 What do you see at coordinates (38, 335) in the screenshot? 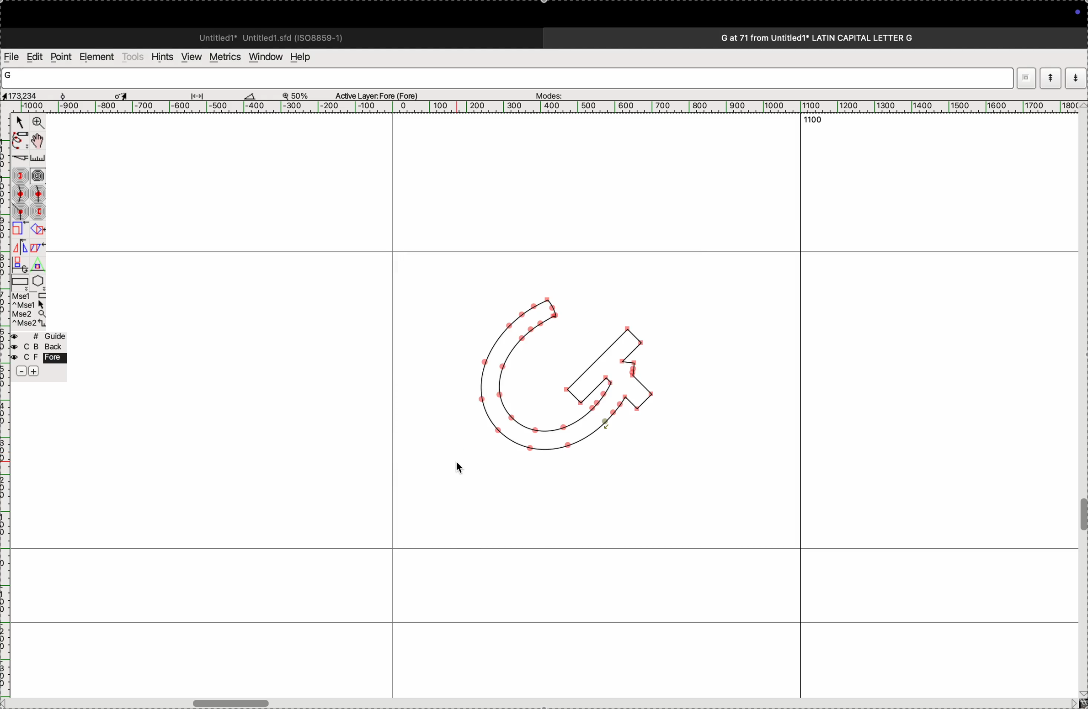
I see `guide layer` at bounding box center [38, 335].